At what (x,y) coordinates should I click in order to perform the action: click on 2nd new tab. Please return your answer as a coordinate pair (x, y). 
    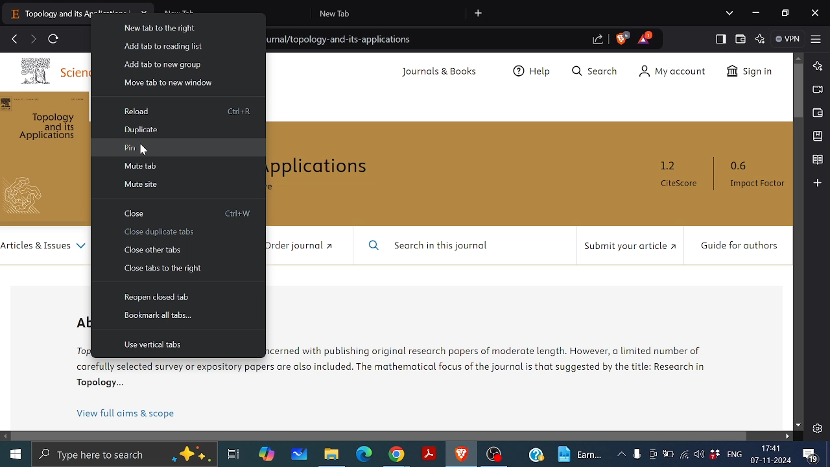
    Looking at the image, I should click on (390, 12).